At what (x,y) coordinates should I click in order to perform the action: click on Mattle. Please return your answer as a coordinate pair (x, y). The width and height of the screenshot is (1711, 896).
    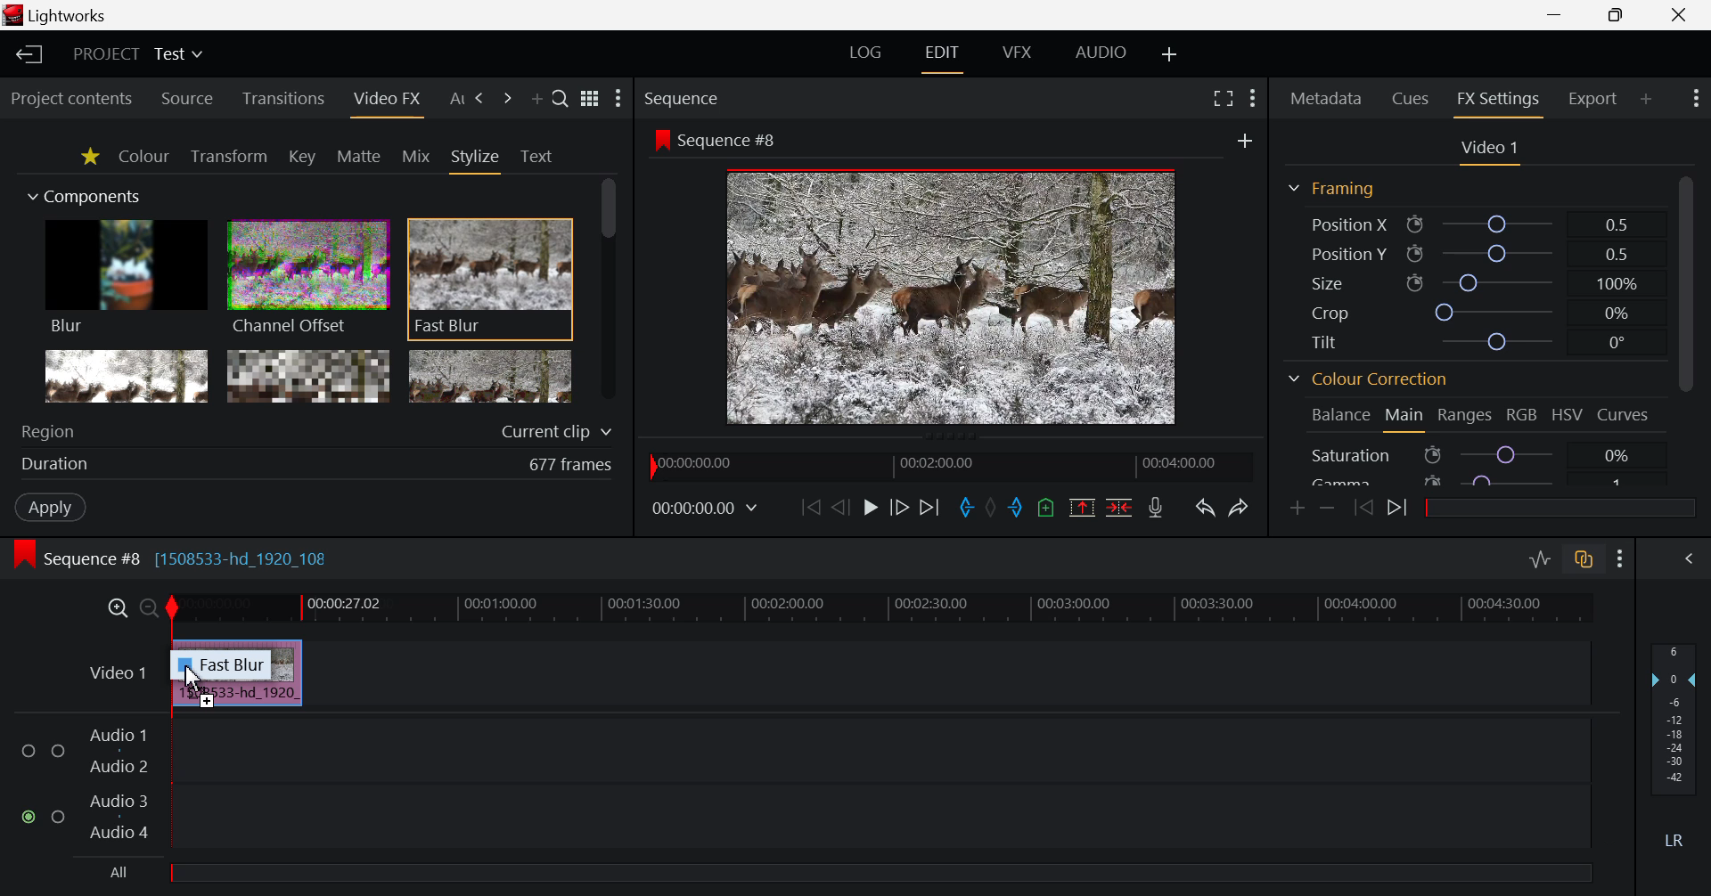
    Looking at the image, I should click on (358, 155).